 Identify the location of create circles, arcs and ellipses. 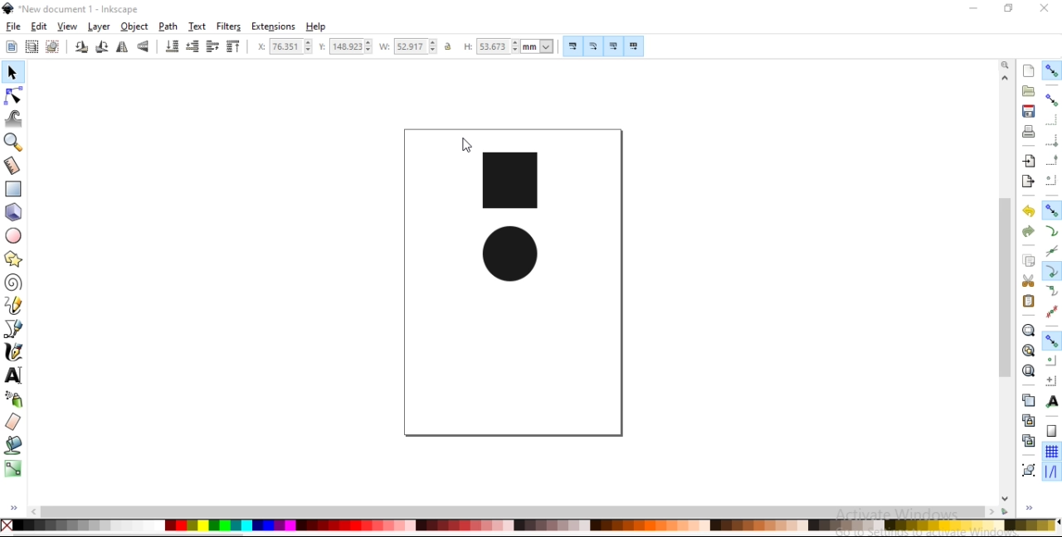
(15, 236).